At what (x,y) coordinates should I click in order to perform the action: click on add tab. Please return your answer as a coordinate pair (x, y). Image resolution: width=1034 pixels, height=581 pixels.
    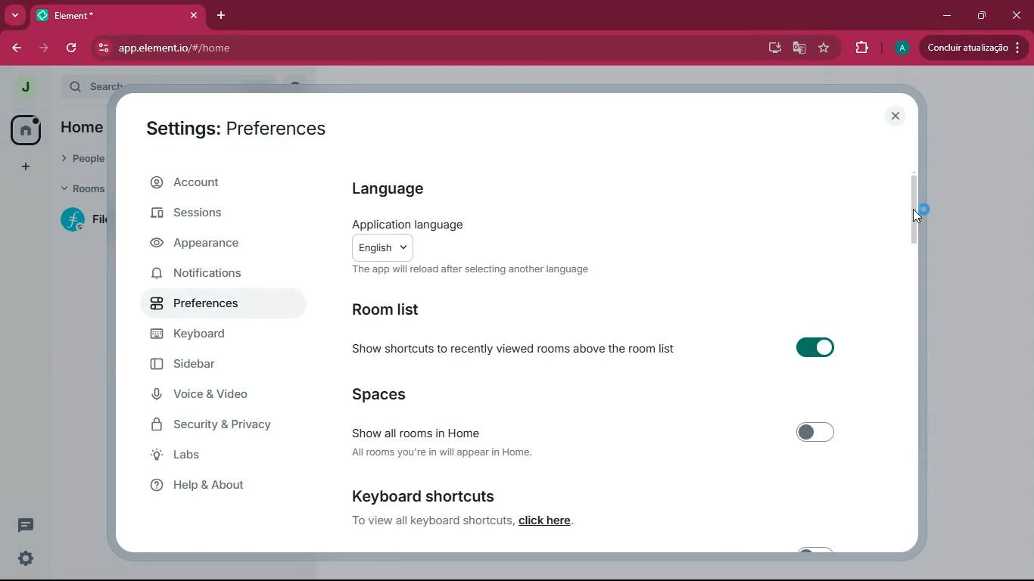
    Looking at the image, I should click on (223, 15).